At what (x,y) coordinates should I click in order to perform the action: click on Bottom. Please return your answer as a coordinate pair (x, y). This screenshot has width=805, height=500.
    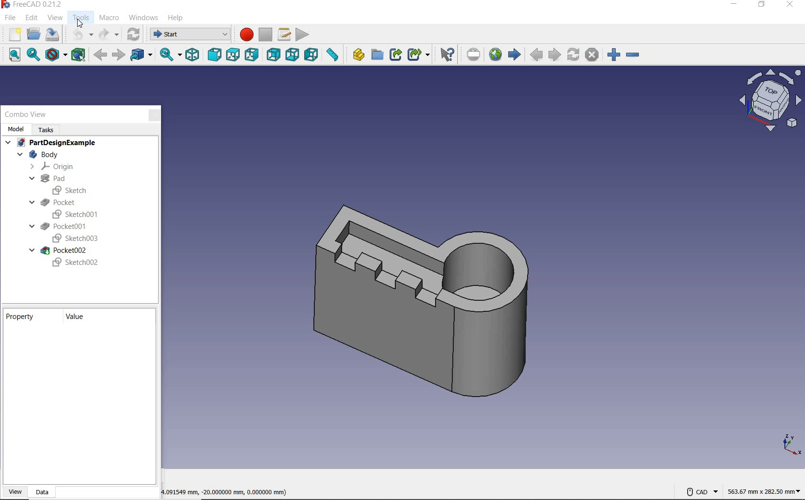
    Looking at the image, I should click on (291, 55).